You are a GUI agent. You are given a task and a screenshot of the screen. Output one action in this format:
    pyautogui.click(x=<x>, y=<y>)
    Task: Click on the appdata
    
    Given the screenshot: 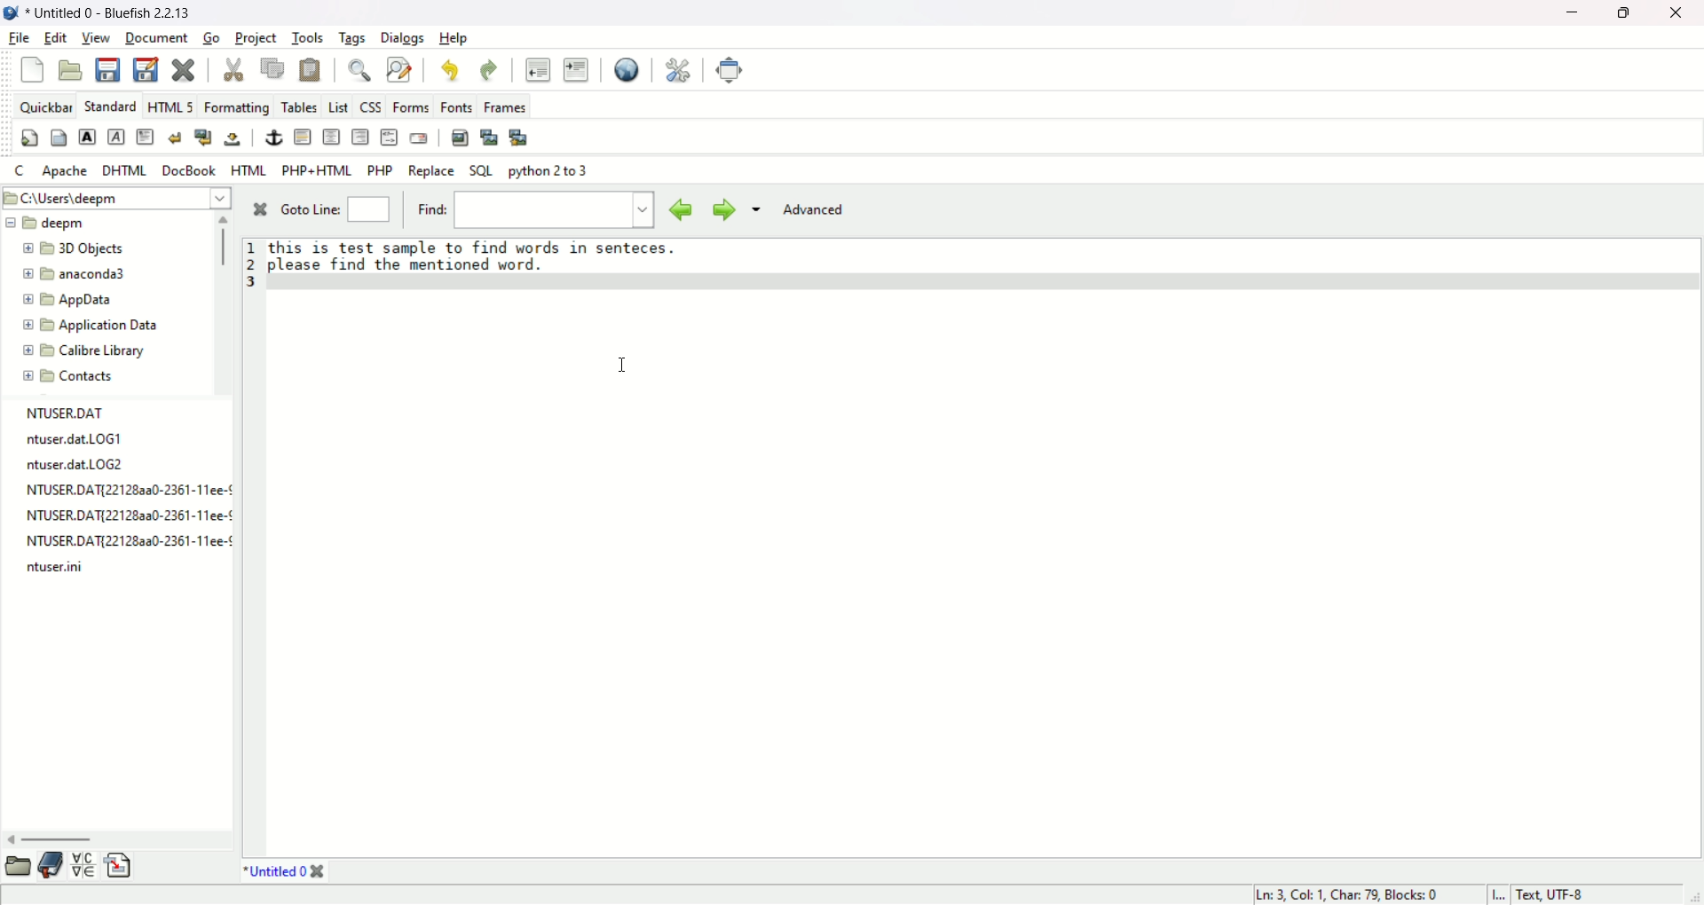 What is the action you would take?
    pyautogui.click(x=66, y=299)
    